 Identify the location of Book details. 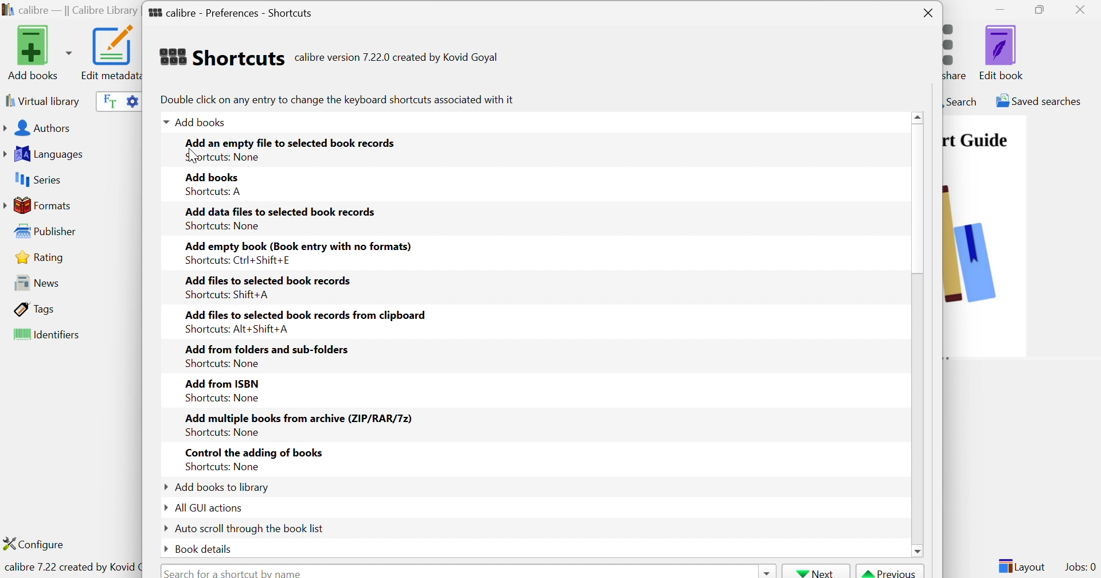
(204, 549).